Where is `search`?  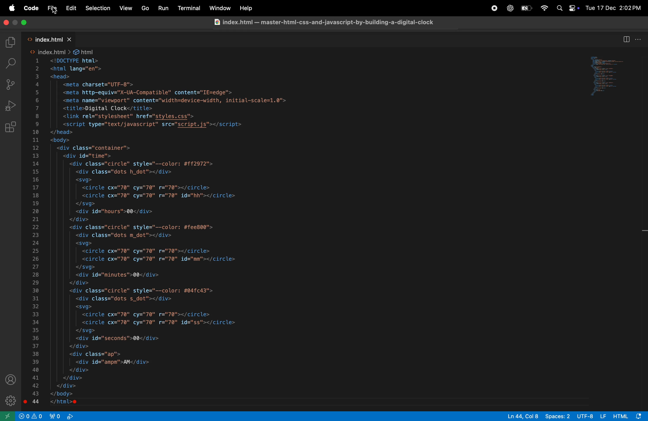 search is located at coordinates (12, 64).